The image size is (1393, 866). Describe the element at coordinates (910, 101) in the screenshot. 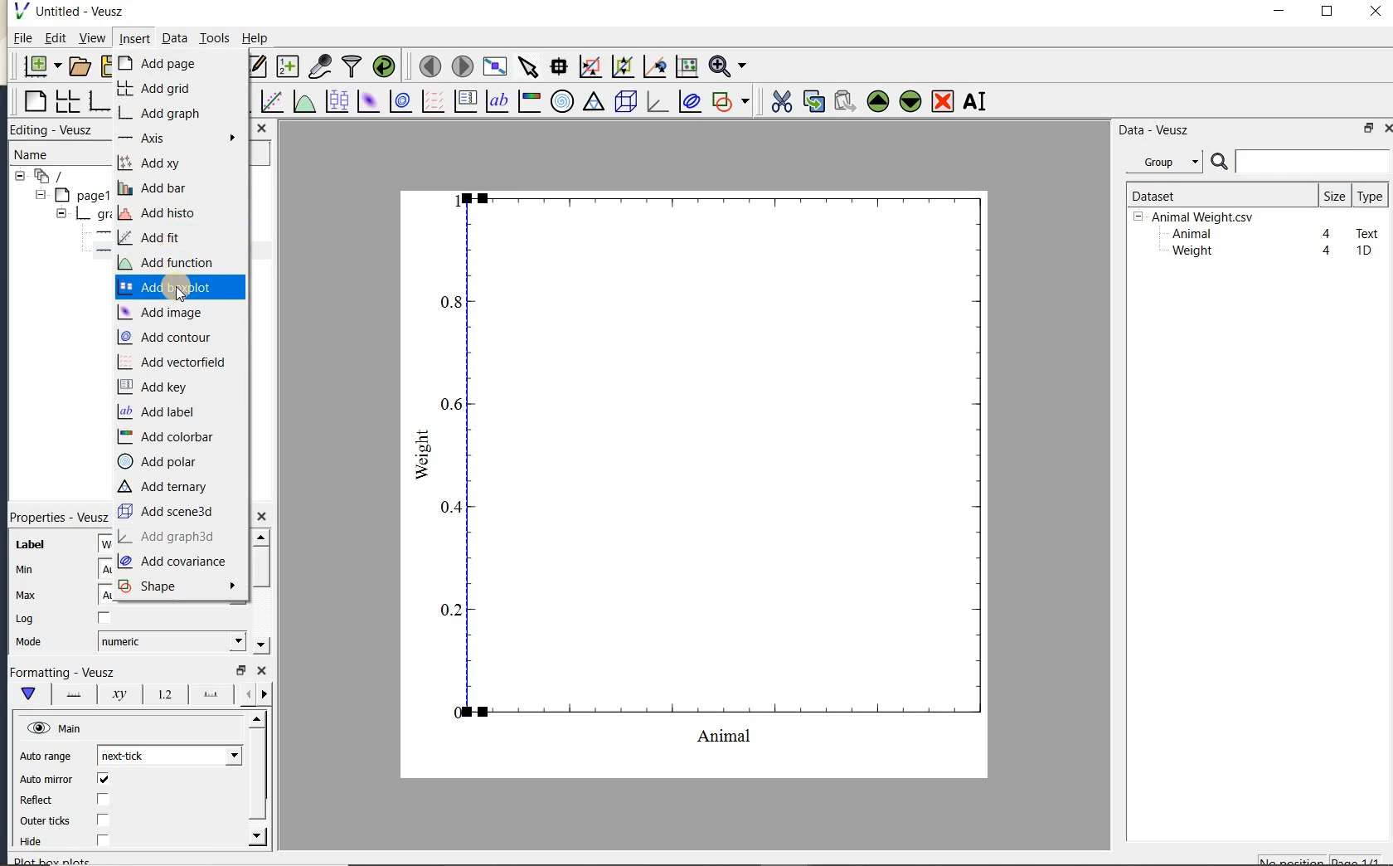

I see `move the selected widget down` at that location.